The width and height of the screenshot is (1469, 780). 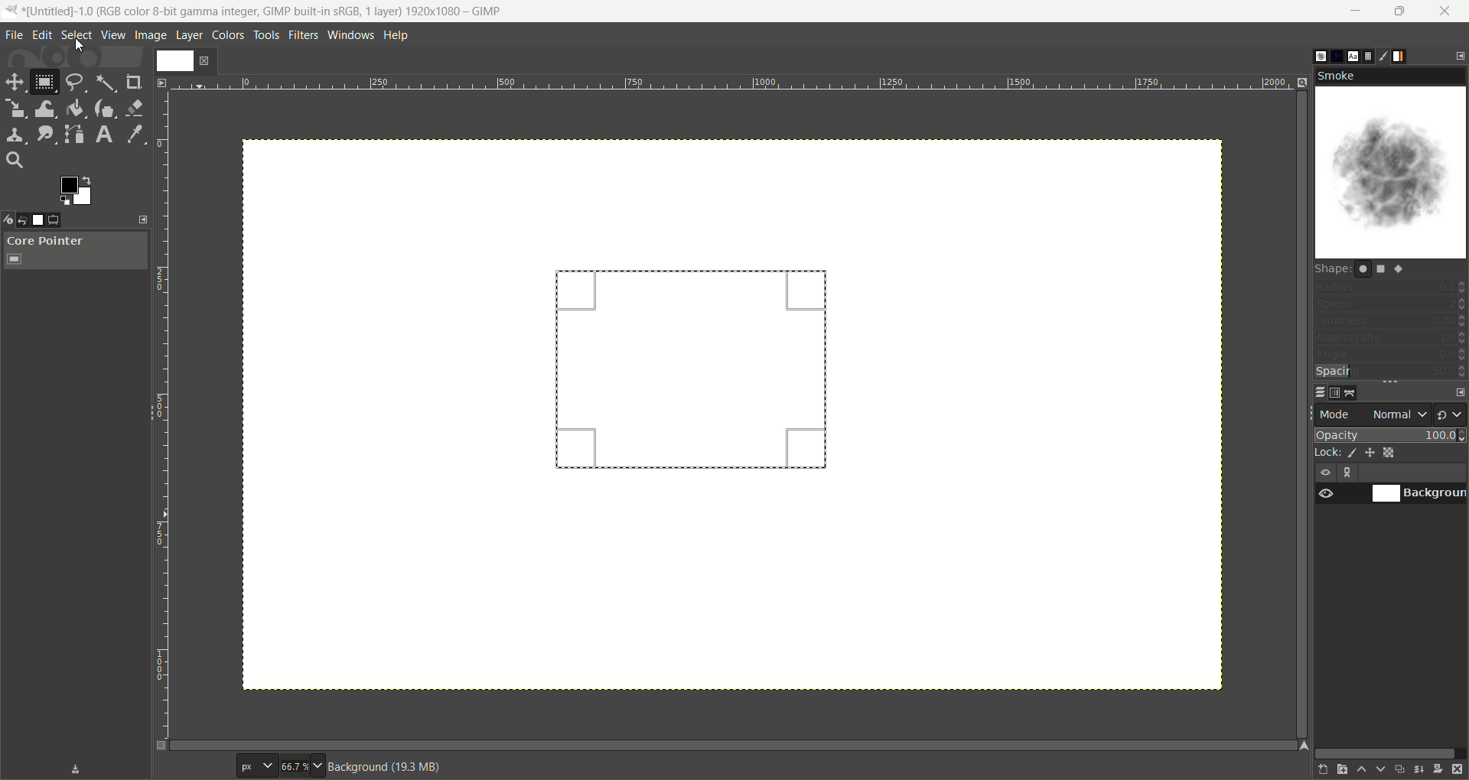 What do you see at coordinates (395, 36) in the screenshot?
I see `help` at bounding box center [395, 36].